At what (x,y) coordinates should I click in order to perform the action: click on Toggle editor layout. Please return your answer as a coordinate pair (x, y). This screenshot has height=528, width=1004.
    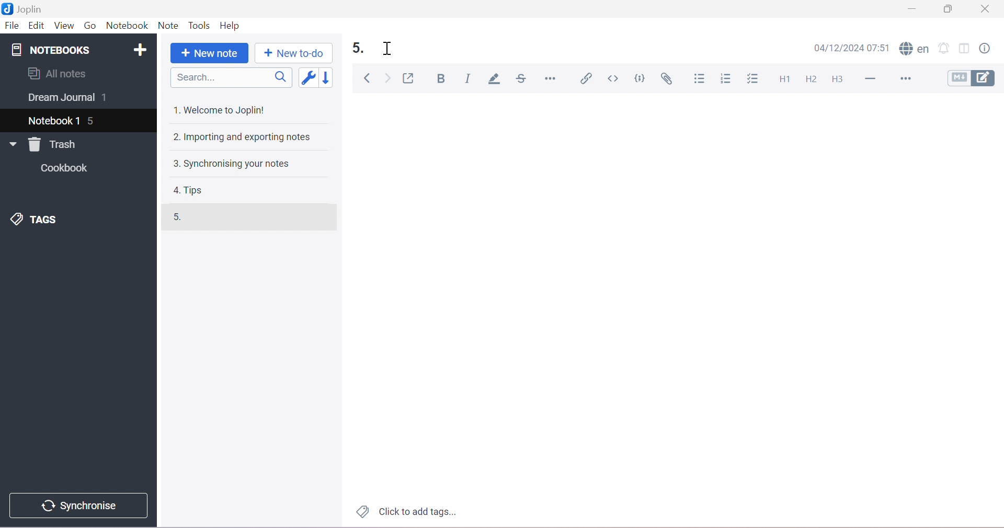
    Looking at the image, I should click on (966, 48).